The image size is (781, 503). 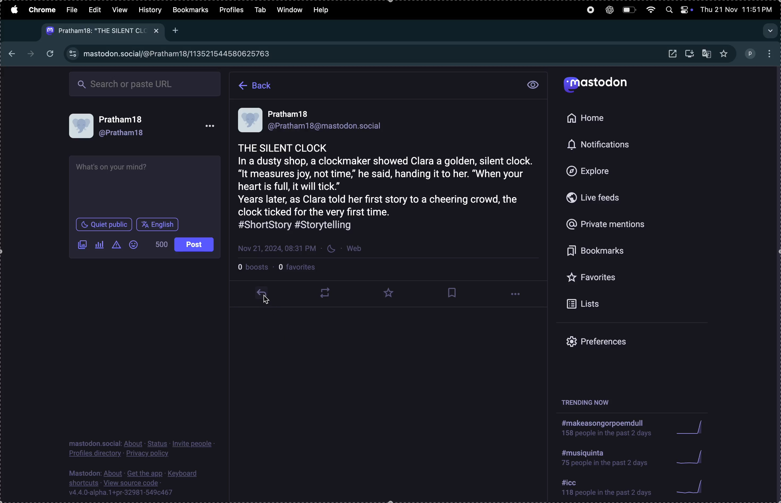 What do you see at coordinates (263, 87) in the screenshot?
I see `` at bounding box center [263, 87].